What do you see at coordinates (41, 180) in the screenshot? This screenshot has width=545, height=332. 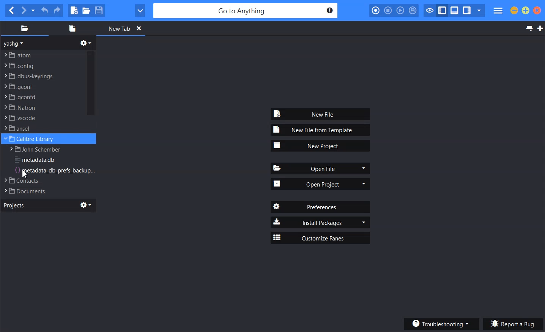 I see `File` at bounding box center [41, 180].